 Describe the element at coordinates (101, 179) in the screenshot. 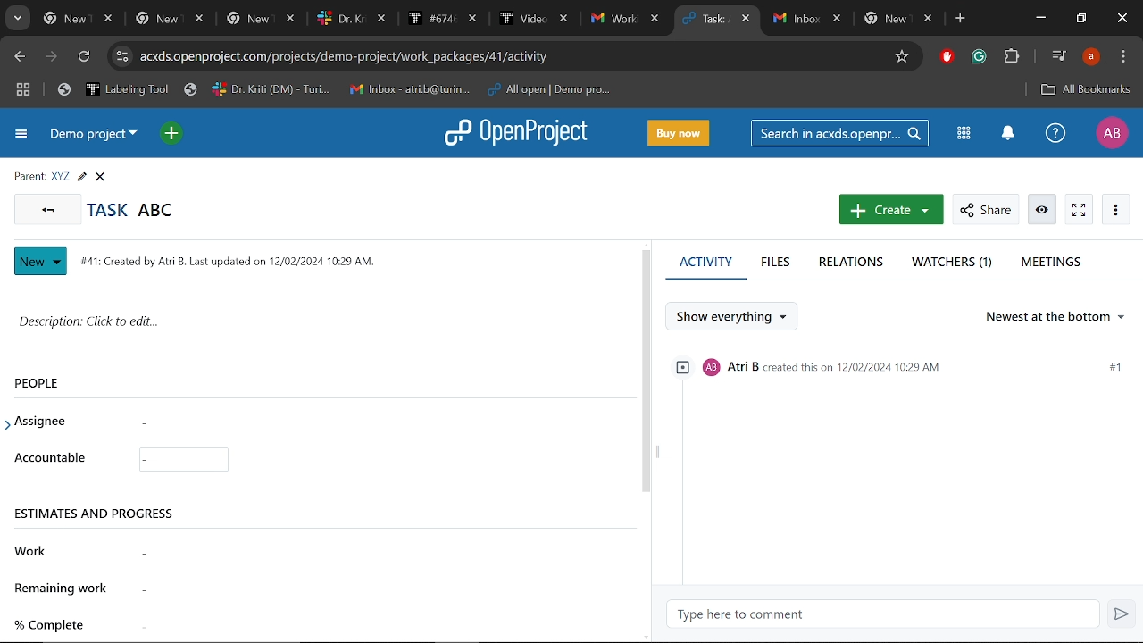

I see `Close` at that location.